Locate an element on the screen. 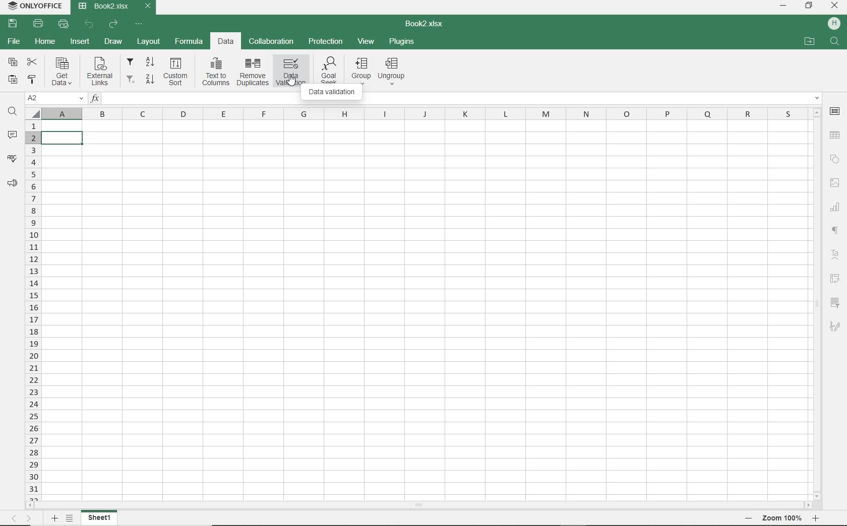 The height and width of the screenshot is (526, 847). remove duplicates is located at coordinates (254, 70).